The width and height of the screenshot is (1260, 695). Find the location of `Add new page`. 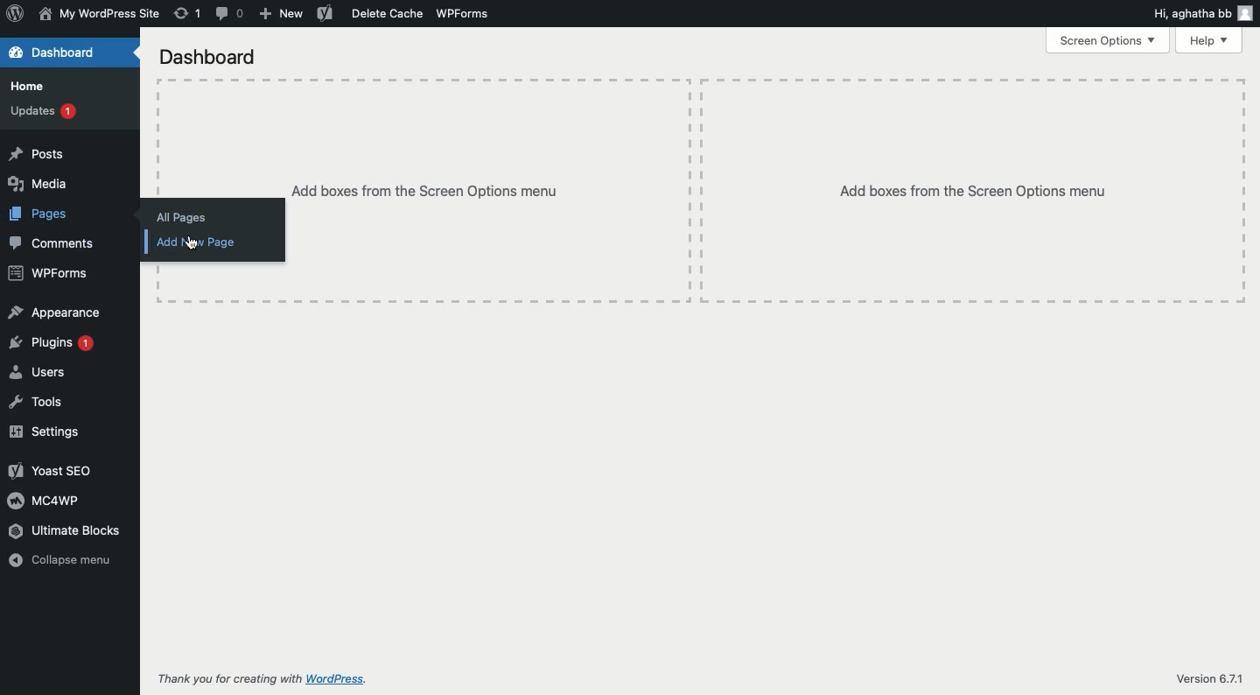

Add new page is located at coordinates (194, 242).